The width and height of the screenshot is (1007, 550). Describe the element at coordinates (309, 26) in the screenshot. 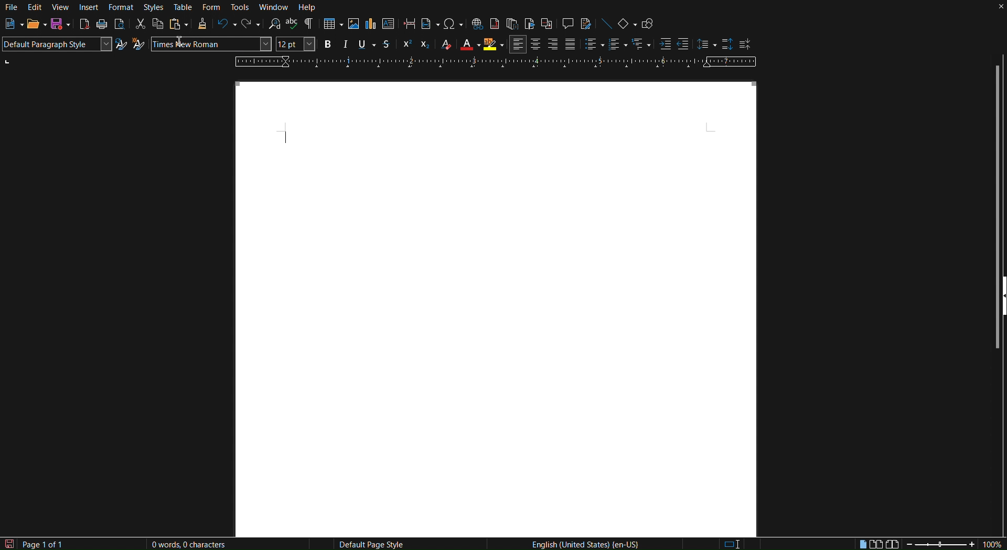

I see `Toggle Formatting Marks` at that location.